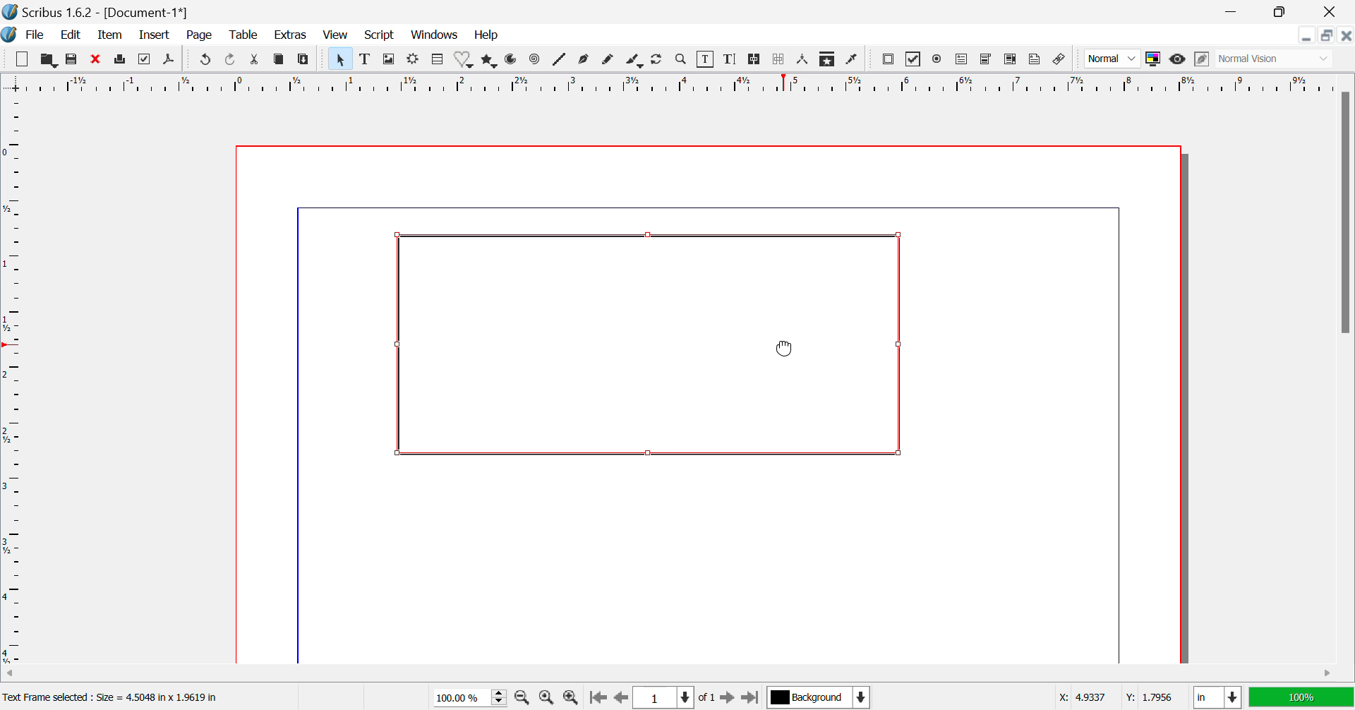  What do you see at coordinates (336, 36) in the screenshot?
I see `View` at bounding box center [336, 36].